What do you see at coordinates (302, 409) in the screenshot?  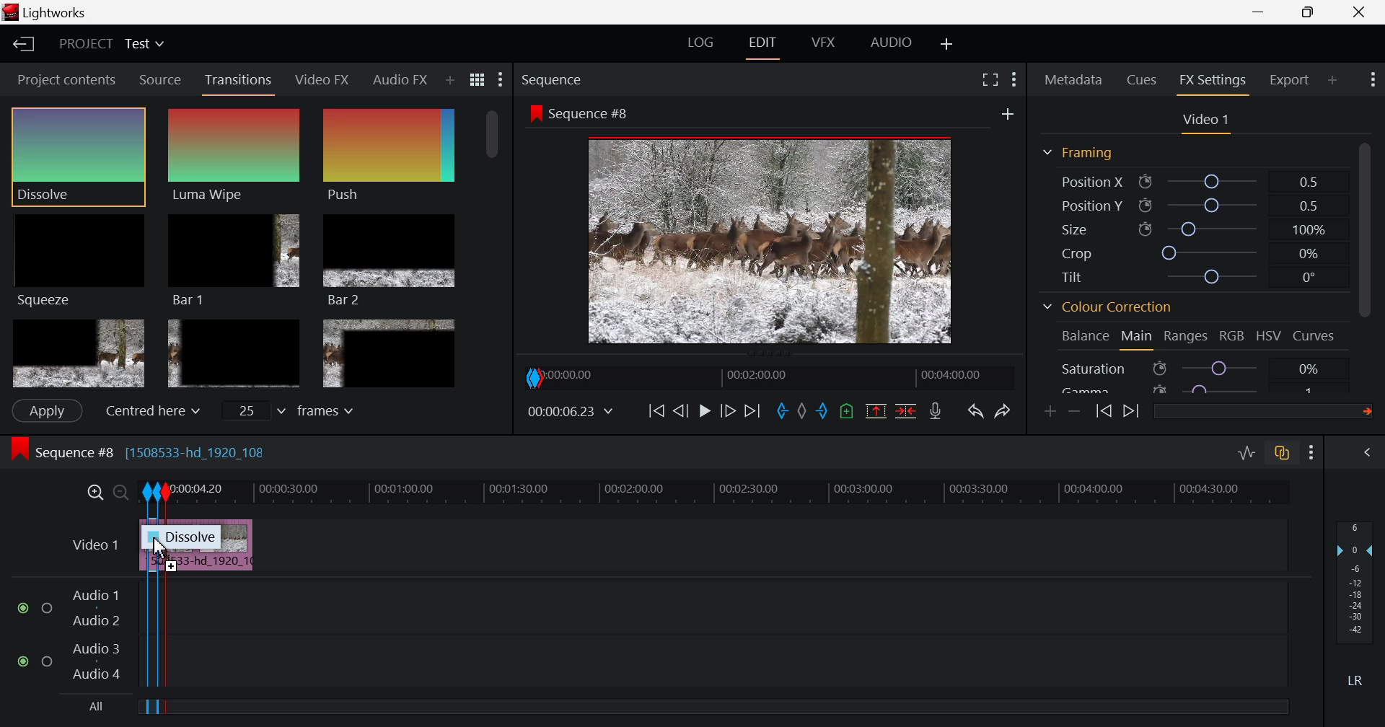 I see `frames input field` at bounding box center [302, 409].